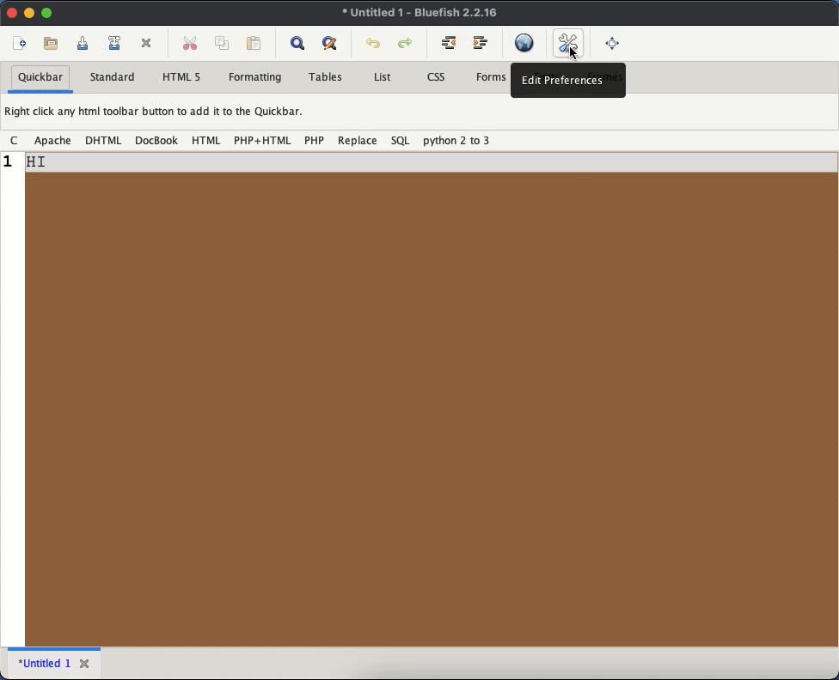 The height and width of the screenshot is (680, 839). I want to click on minimize, so click(29, 12).